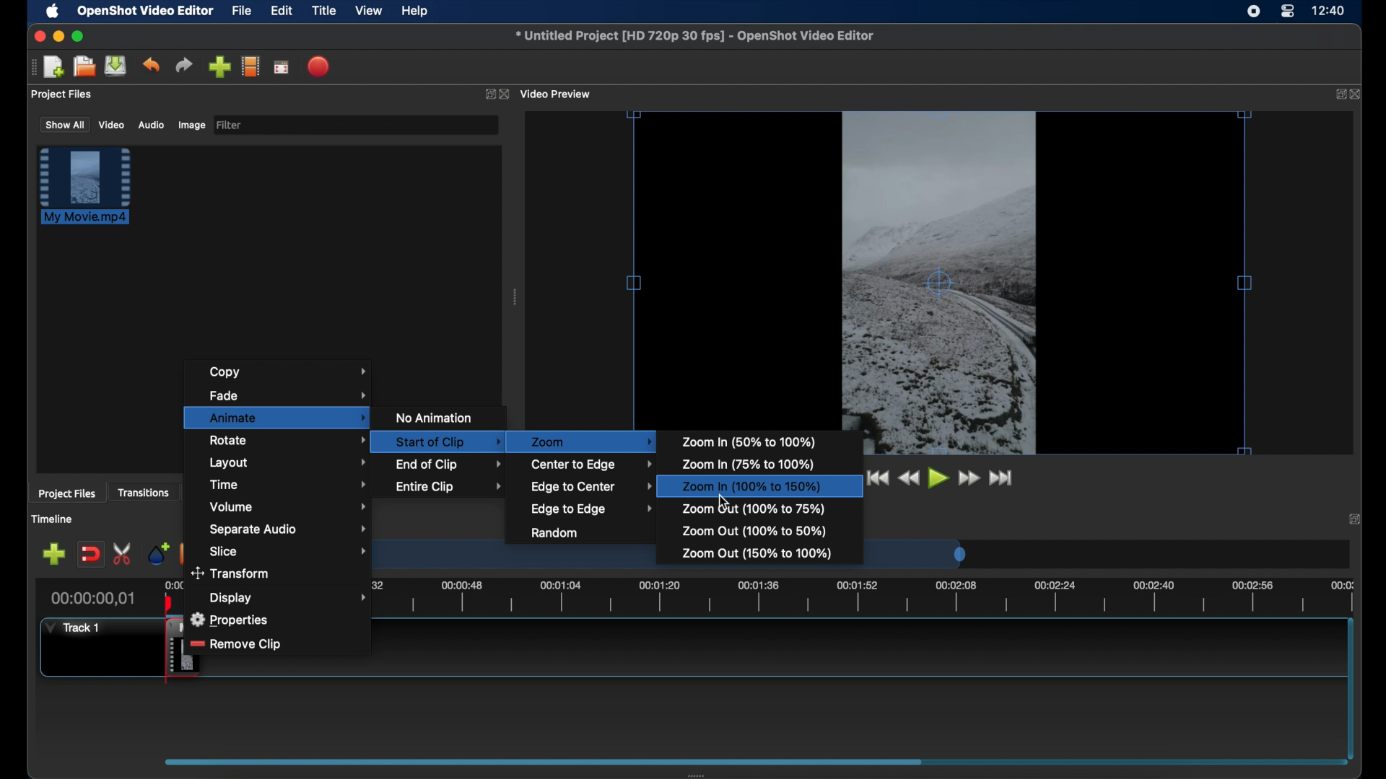  What do you see at coordinates (724, 501) in the screenshot?
I see `cursor` at bounding box center [724, 501].